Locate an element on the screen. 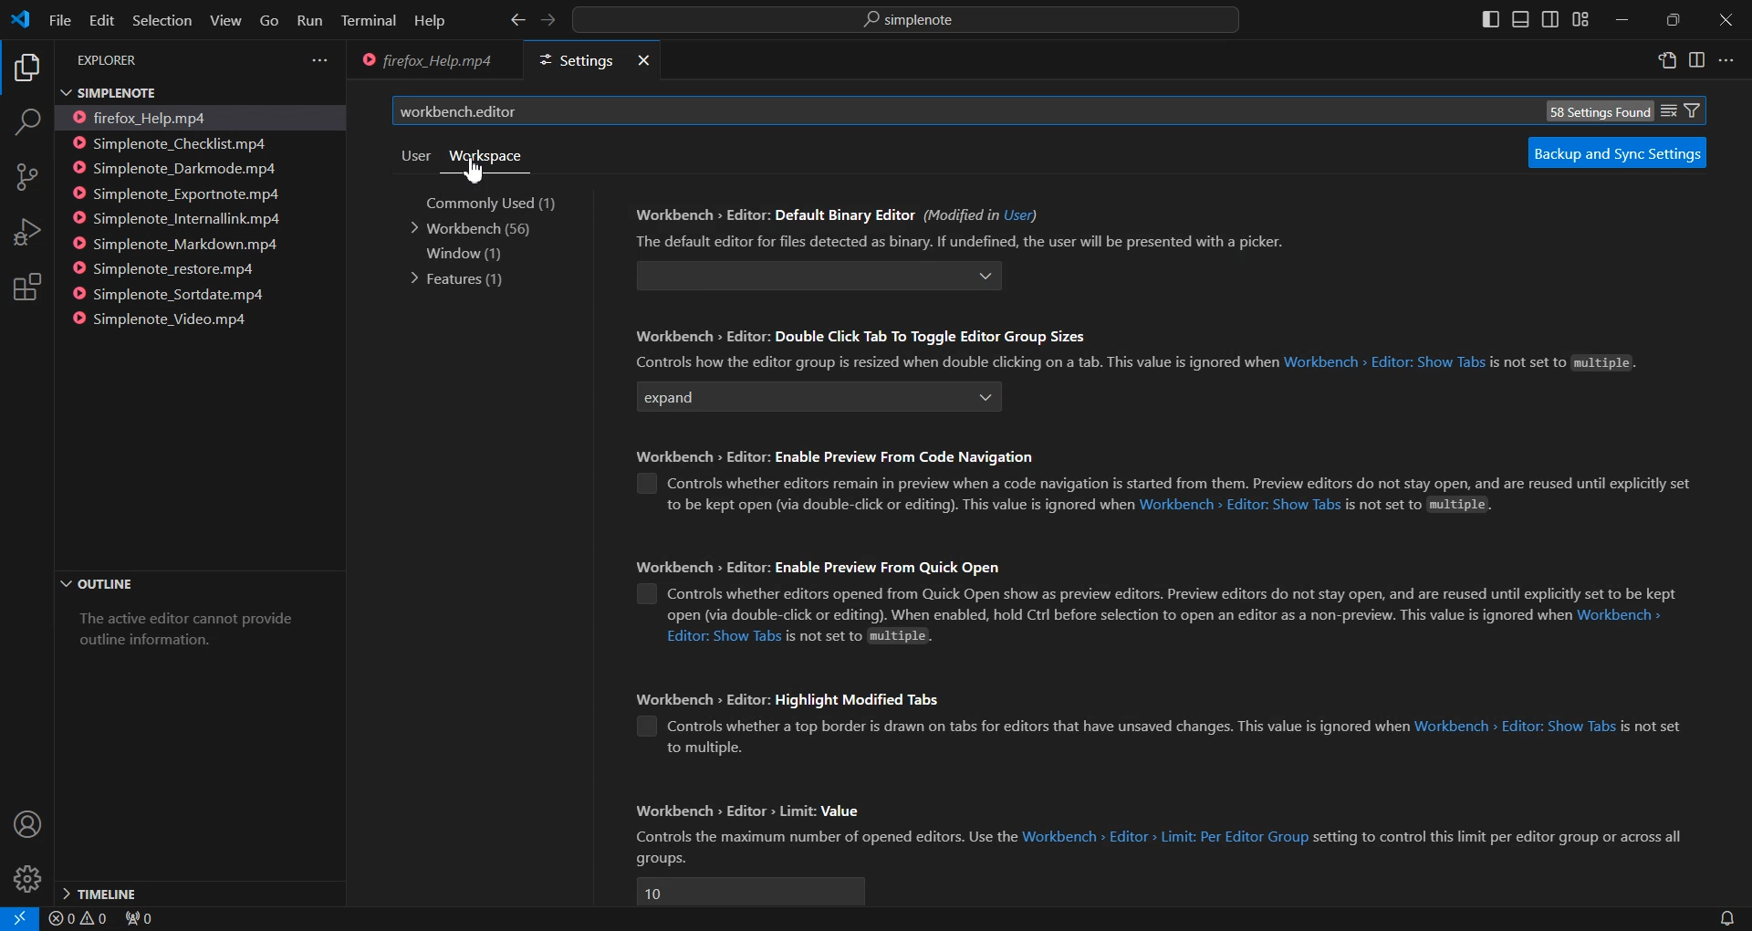  Hyperlink file address is located at coordinates (723, 636).